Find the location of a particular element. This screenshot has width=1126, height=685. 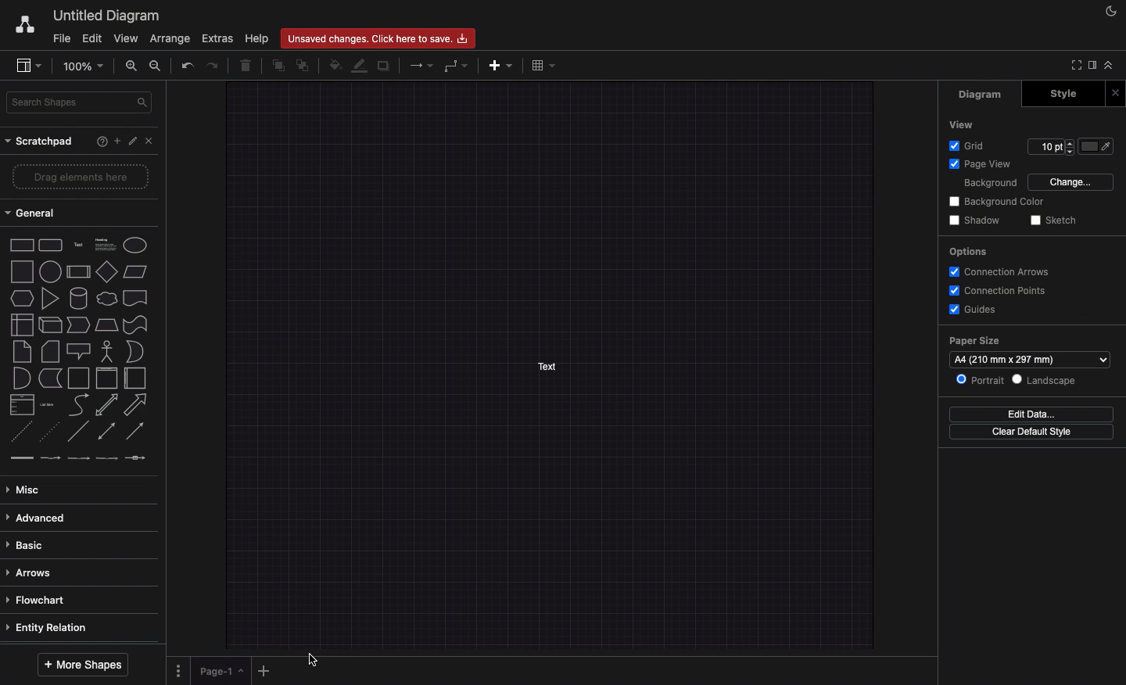

View is located at coordinates (963, 124).